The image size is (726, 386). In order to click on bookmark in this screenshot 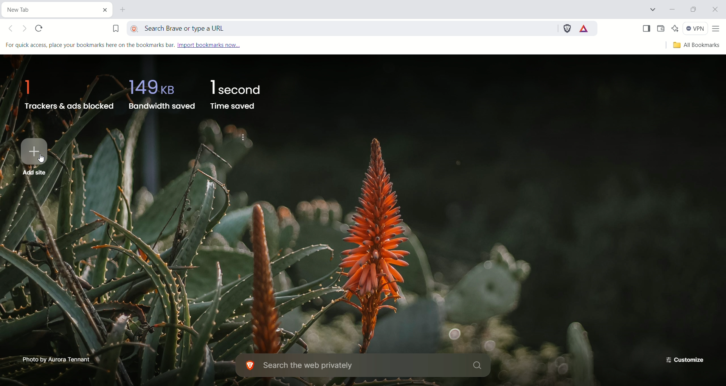, I will do `click(115, 27)`.